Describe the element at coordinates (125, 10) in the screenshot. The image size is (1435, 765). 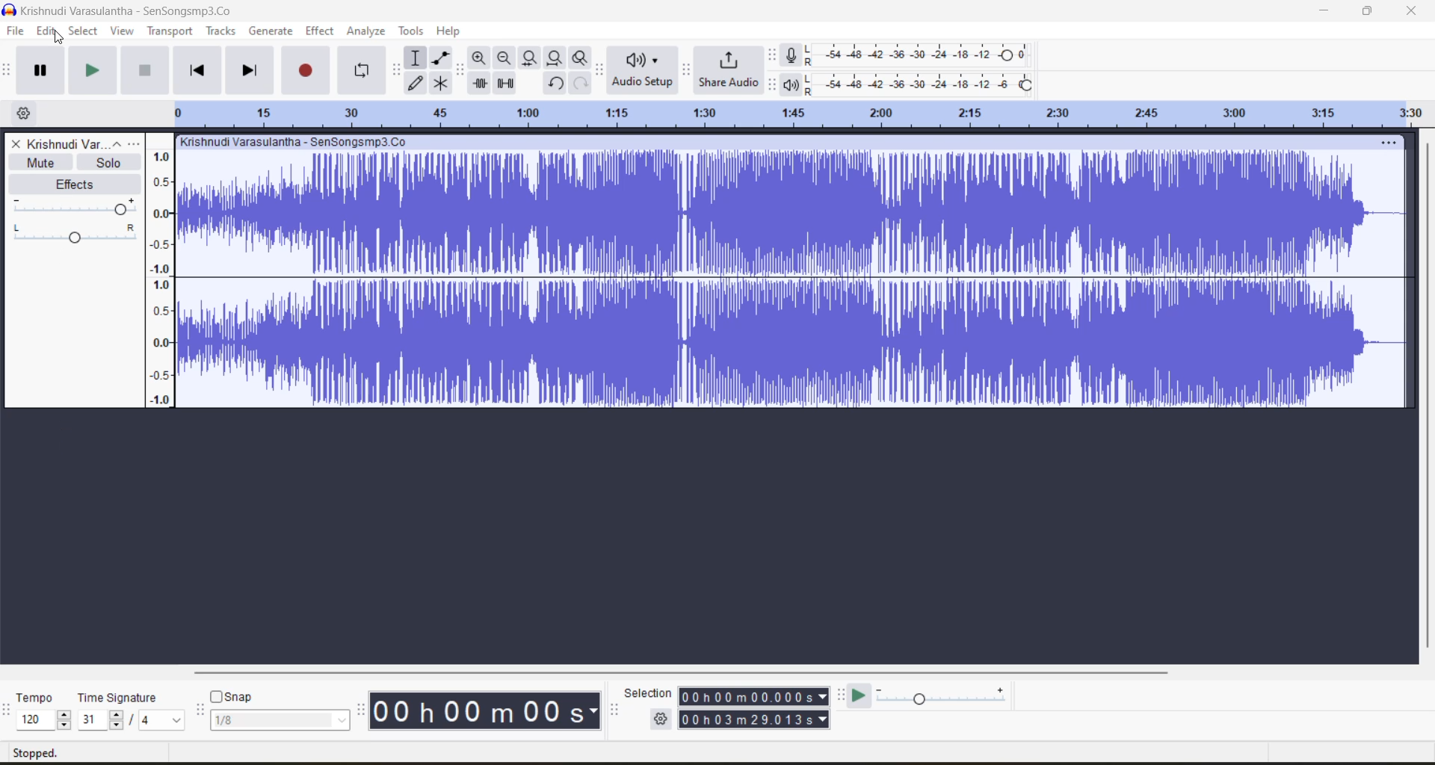
I see `file name and app name` at that location.